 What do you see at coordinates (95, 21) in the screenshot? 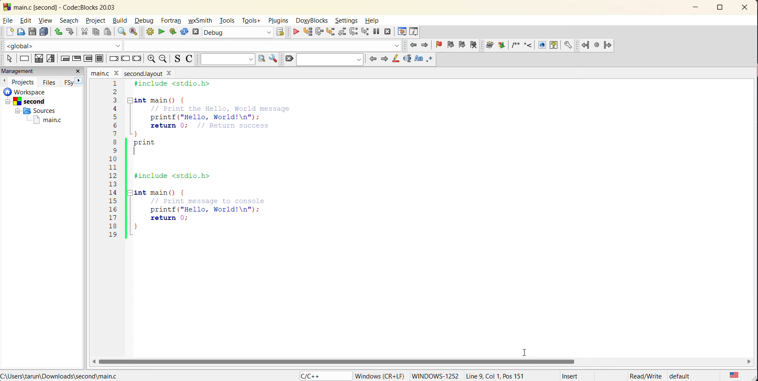
I see `project` at bounding box center [95, 21].